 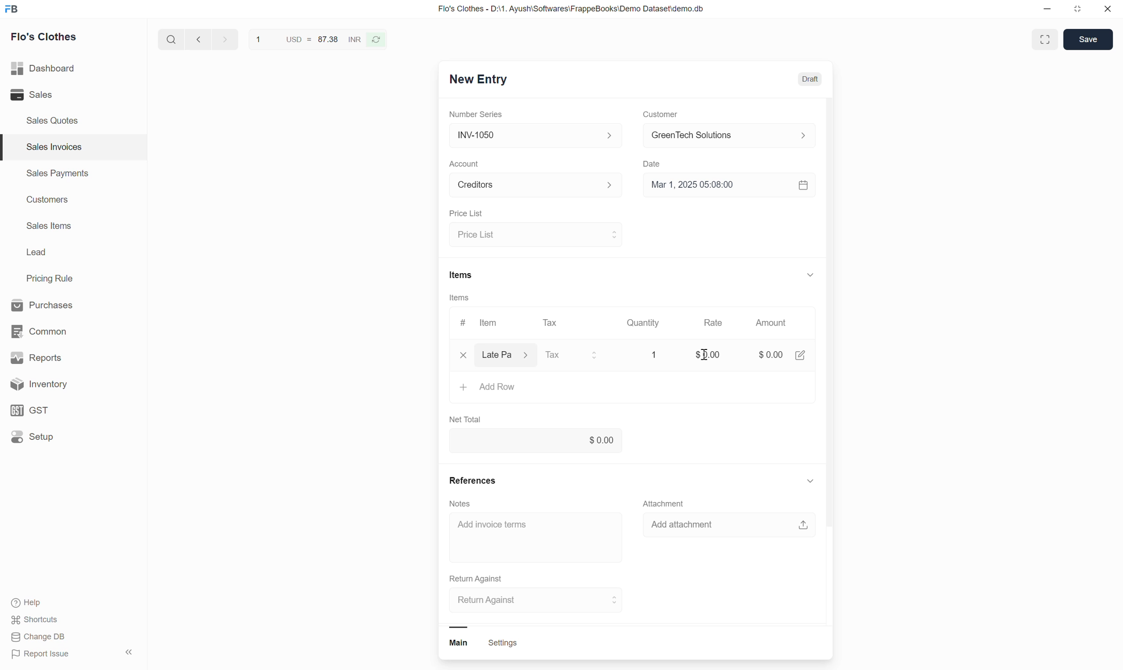 I want to click on Reports , so click(x=61, y=356).